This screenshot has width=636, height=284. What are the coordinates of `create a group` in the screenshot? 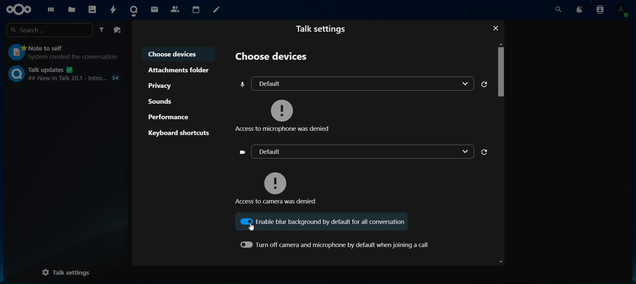 It's located at (117, 29).